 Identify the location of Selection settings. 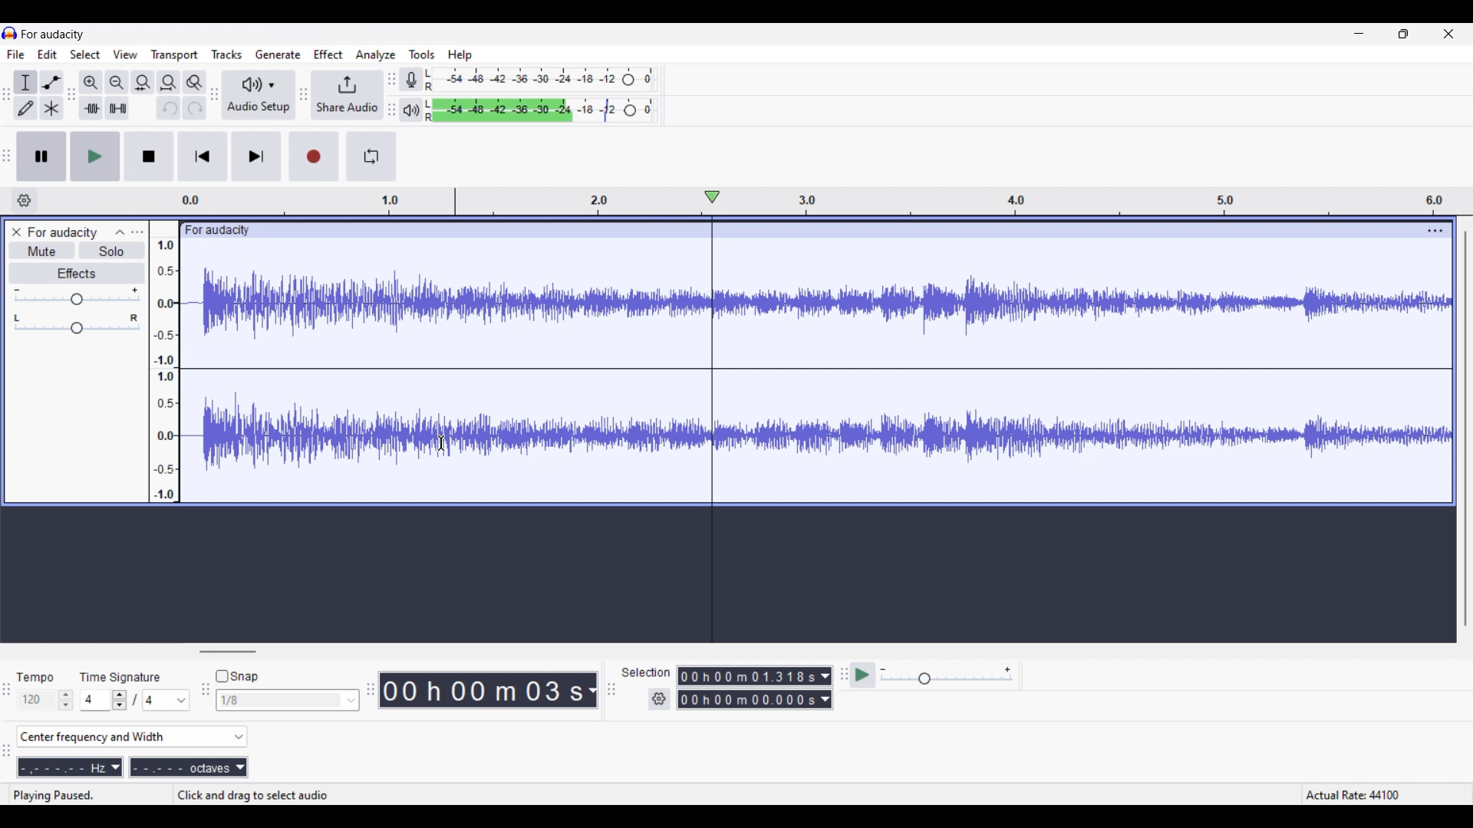
(659, 698).